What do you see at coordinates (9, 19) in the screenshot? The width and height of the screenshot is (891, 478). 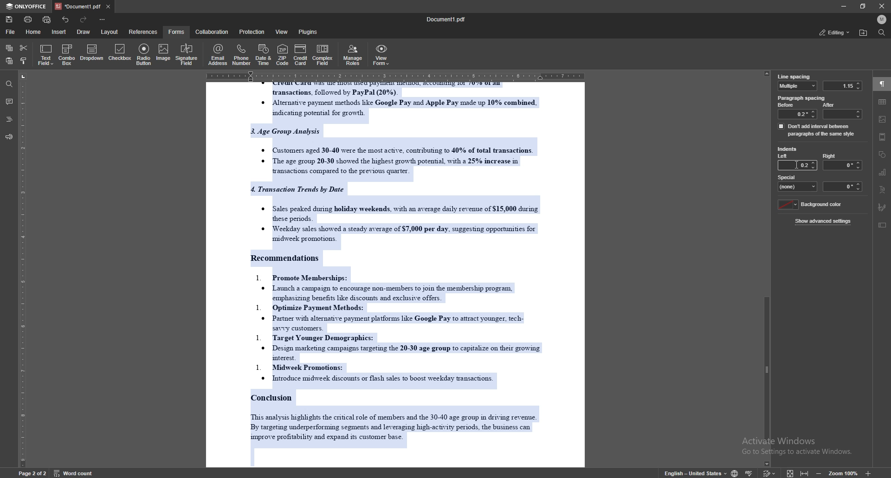 I see `save` at bounding box center [9, 19].